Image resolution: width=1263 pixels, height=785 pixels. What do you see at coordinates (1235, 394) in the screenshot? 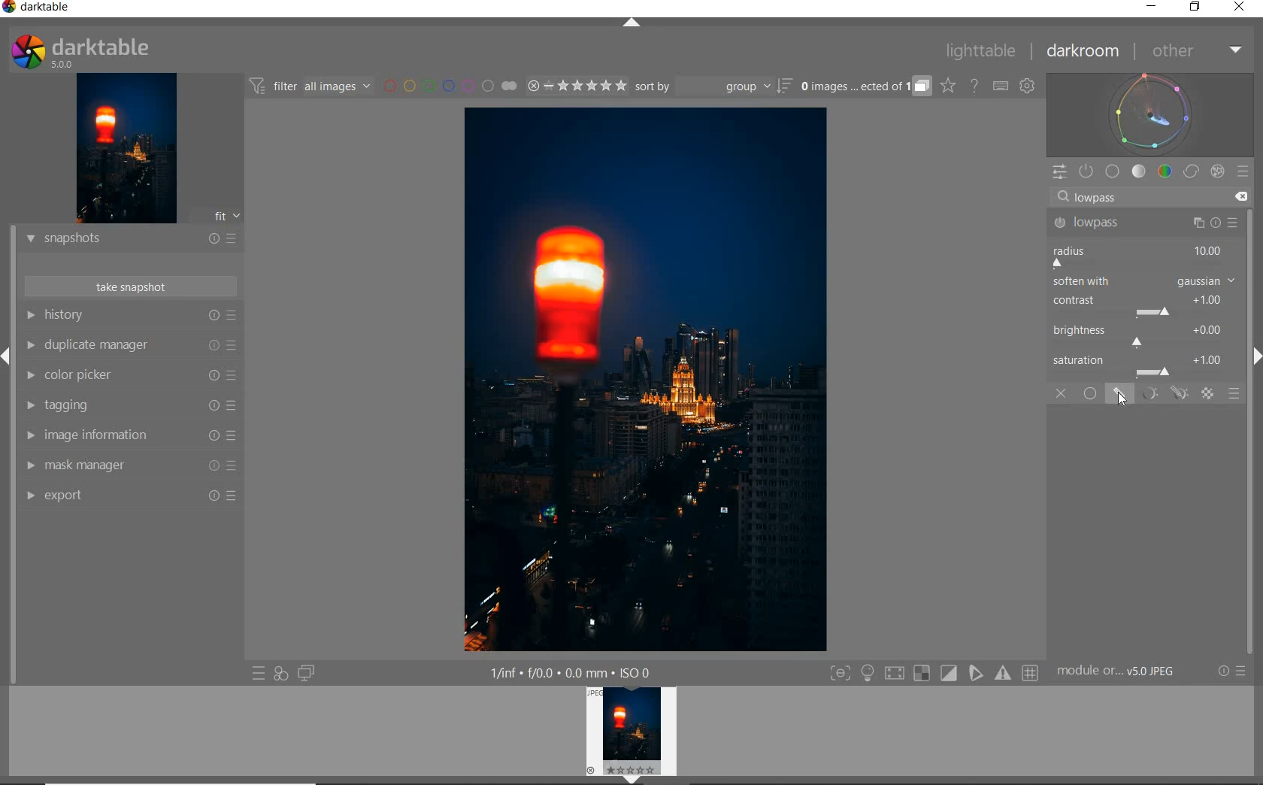
I see `BLENDING OPTIONS` at bounding box center [1235, 394].